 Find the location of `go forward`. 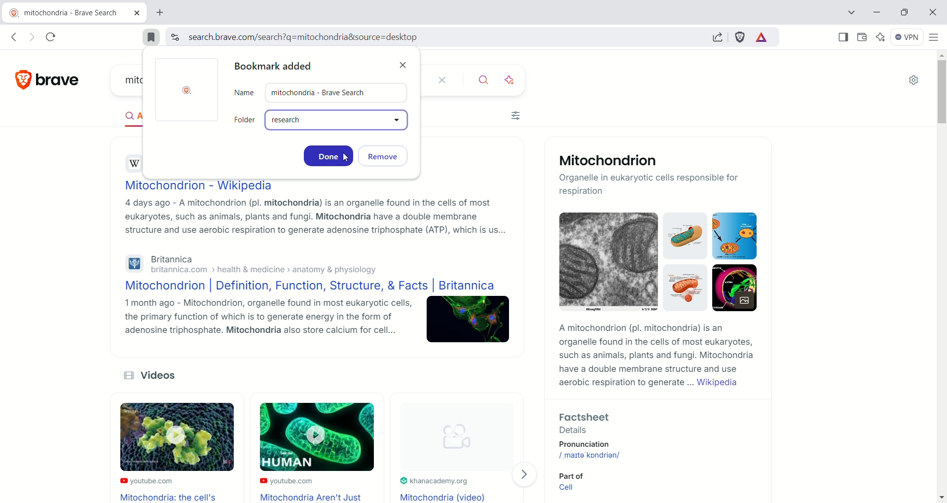

go forward is located at coordinates (32, 36).